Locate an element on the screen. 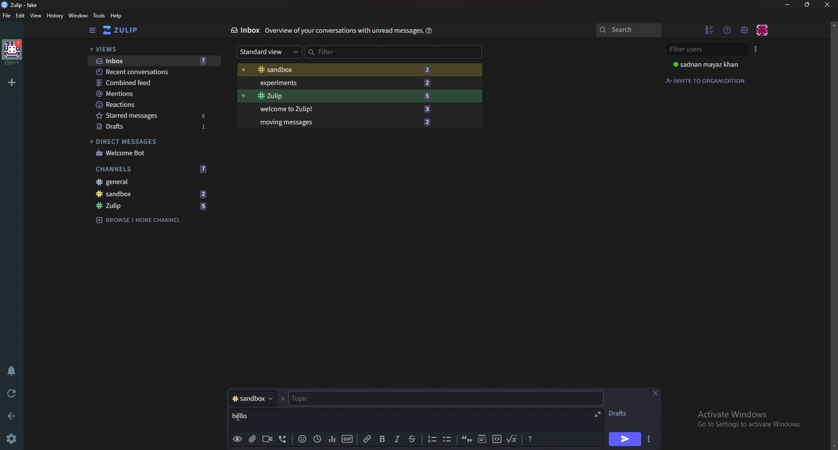 This screenshot has height=450, width=838. User list style is located at coordinates (754, 49).